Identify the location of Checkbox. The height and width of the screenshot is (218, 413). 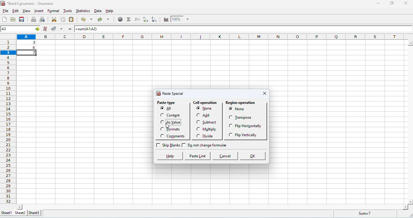
(157, 145).